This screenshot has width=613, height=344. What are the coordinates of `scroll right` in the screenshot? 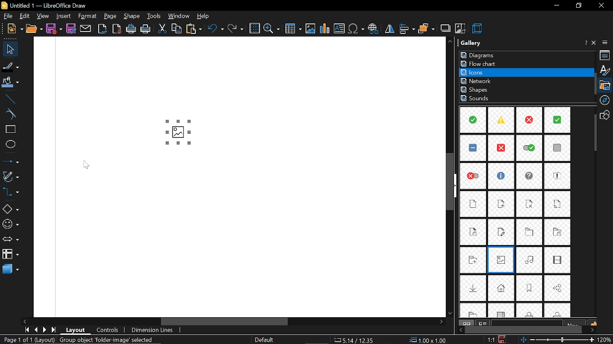 It's located at (440, 322).